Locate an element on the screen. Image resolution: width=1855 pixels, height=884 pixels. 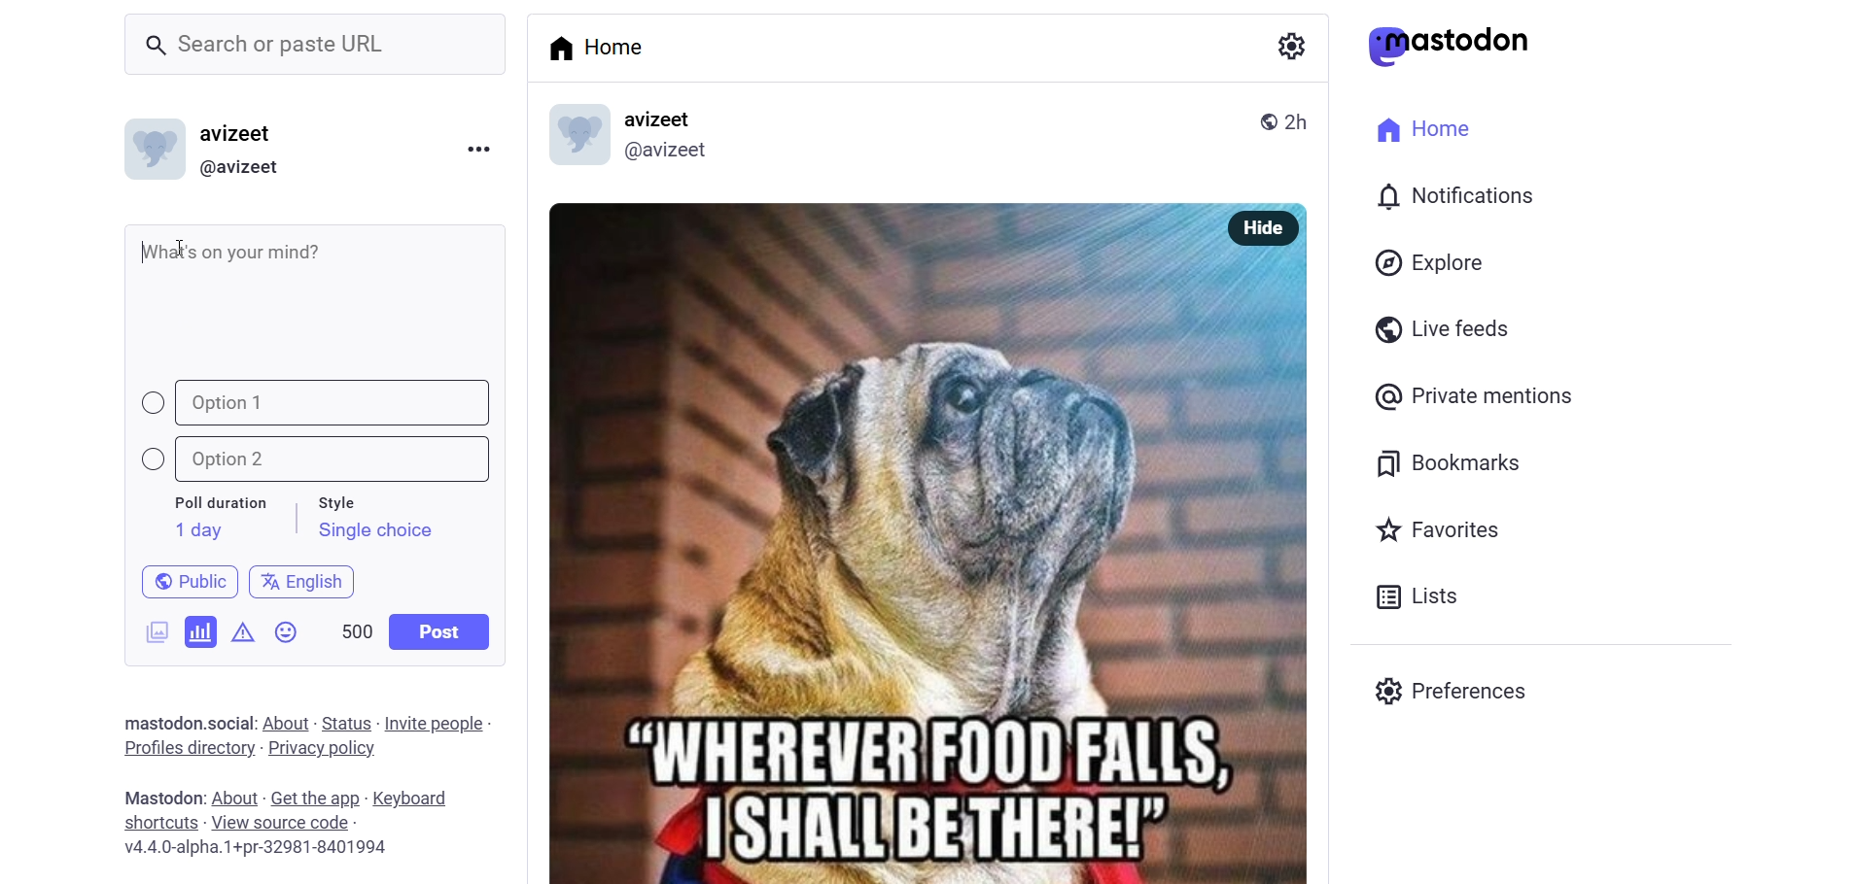
display picture is located at coordinates (569, 137).